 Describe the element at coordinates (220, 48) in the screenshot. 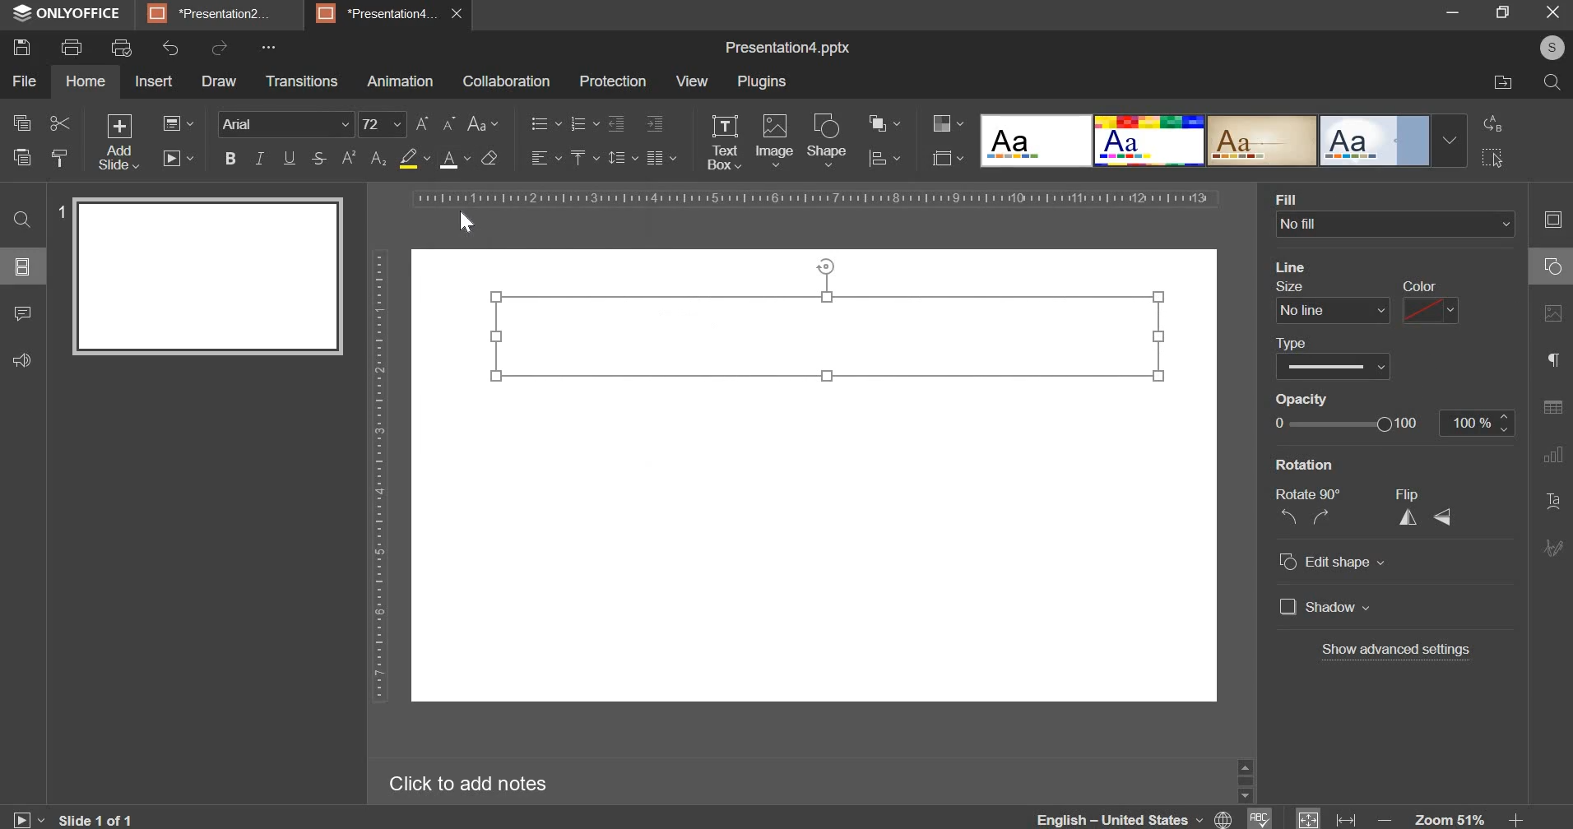

I see `redo` at that location.